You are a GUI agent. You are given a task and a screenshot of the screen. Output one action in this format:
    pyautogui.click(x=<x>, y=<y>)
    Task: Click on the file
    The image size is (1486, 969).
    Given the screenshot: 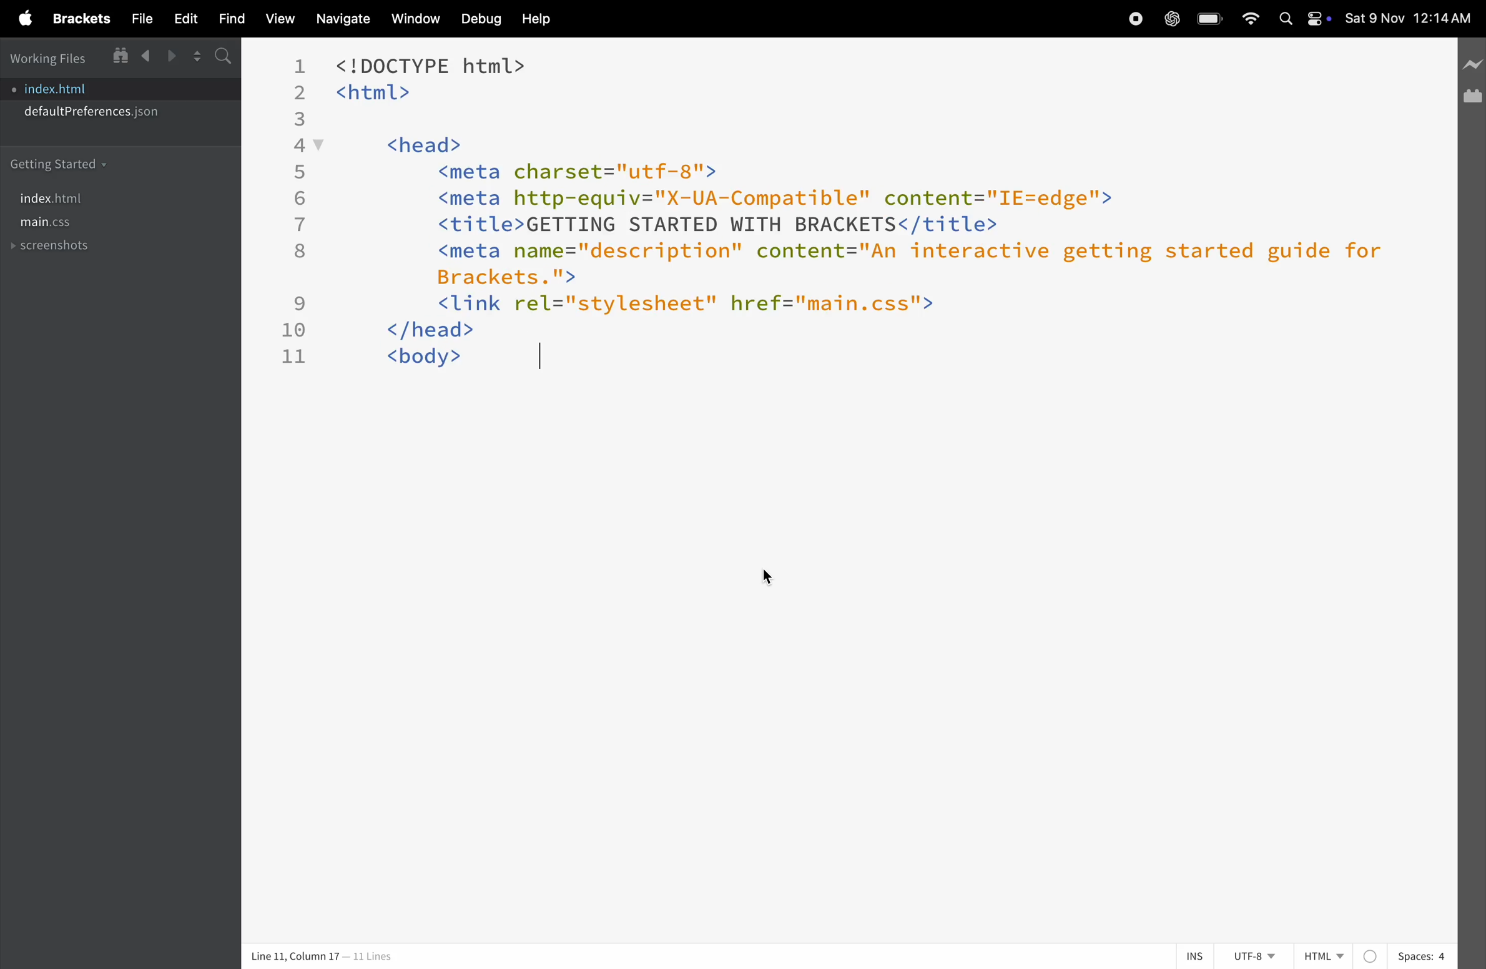 What is the action you would take?
    pyautogui.click(x=140, y=18)
    